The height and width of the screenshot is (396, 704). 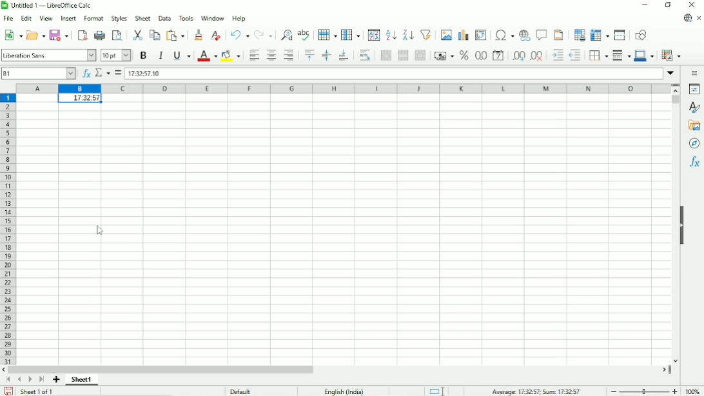 What do you see at coordinates (164, 17) in the screenshot?
I see `Data` at bounding box center [164, 17].